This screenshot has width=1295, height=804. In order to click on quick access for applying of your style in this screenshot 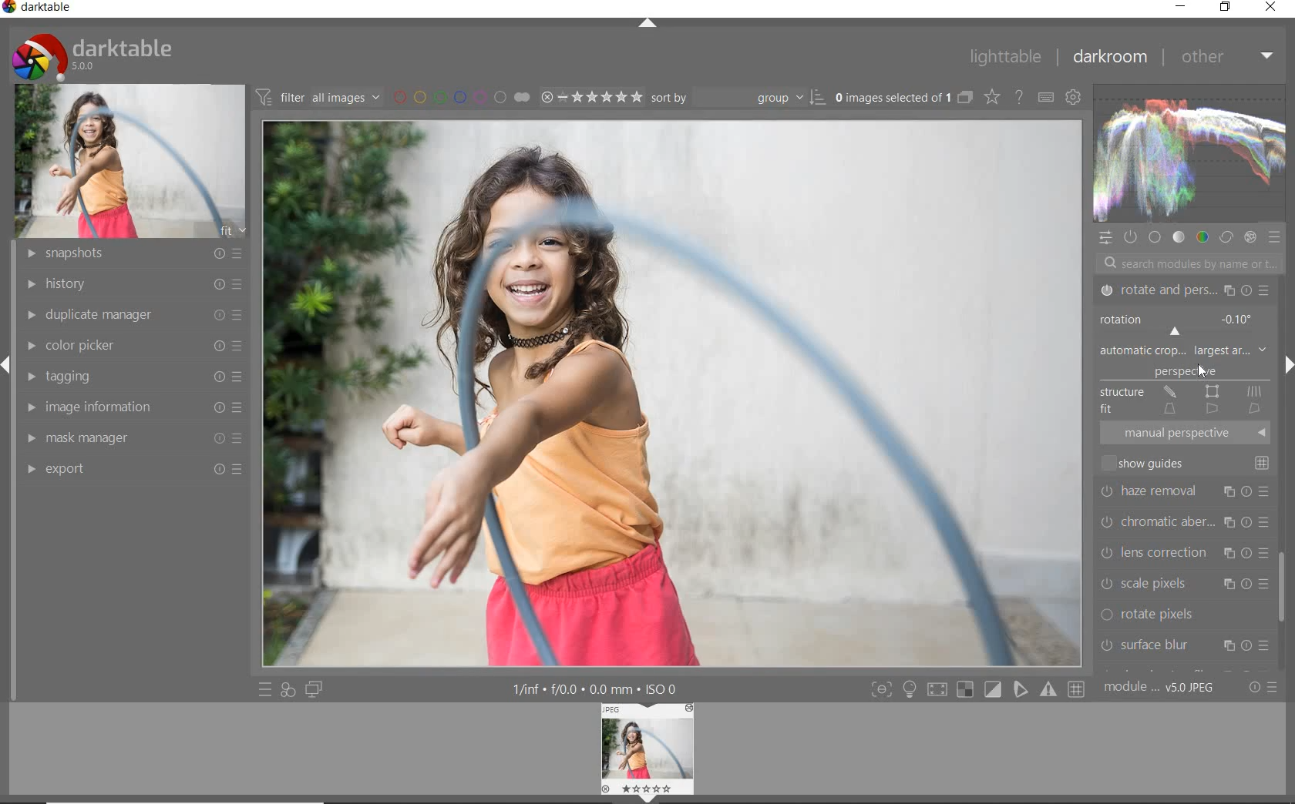, I will do `click(287, 688)`.